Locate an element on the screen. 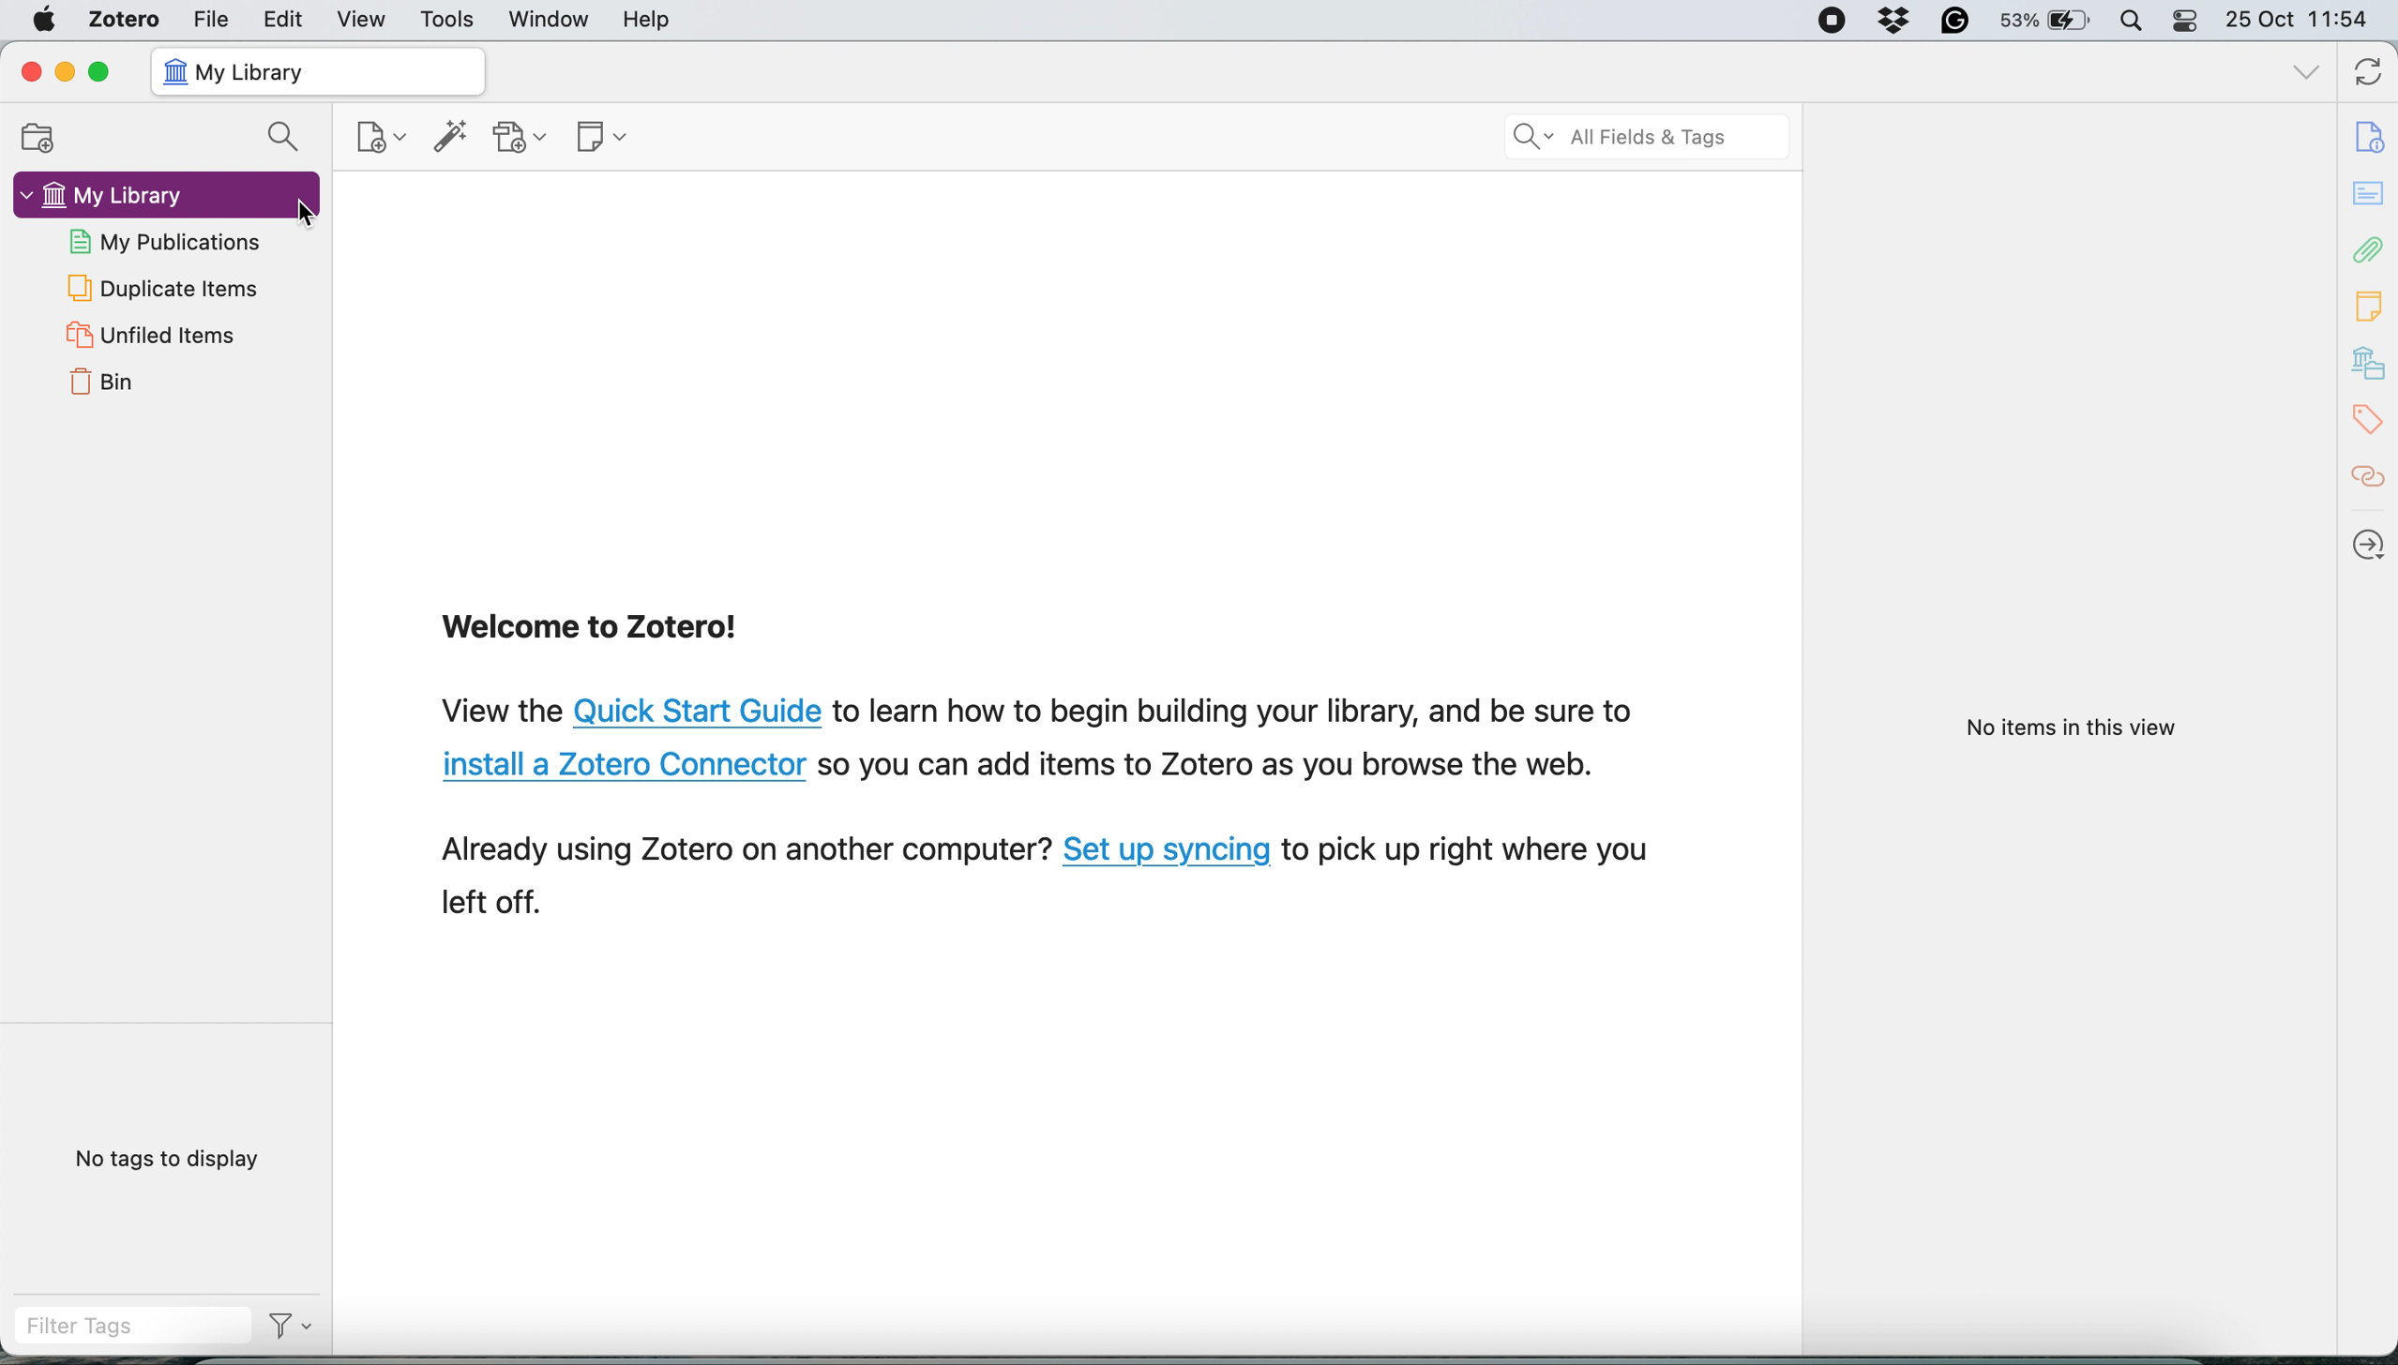  duplicate items is located at coordinates (162, 288).